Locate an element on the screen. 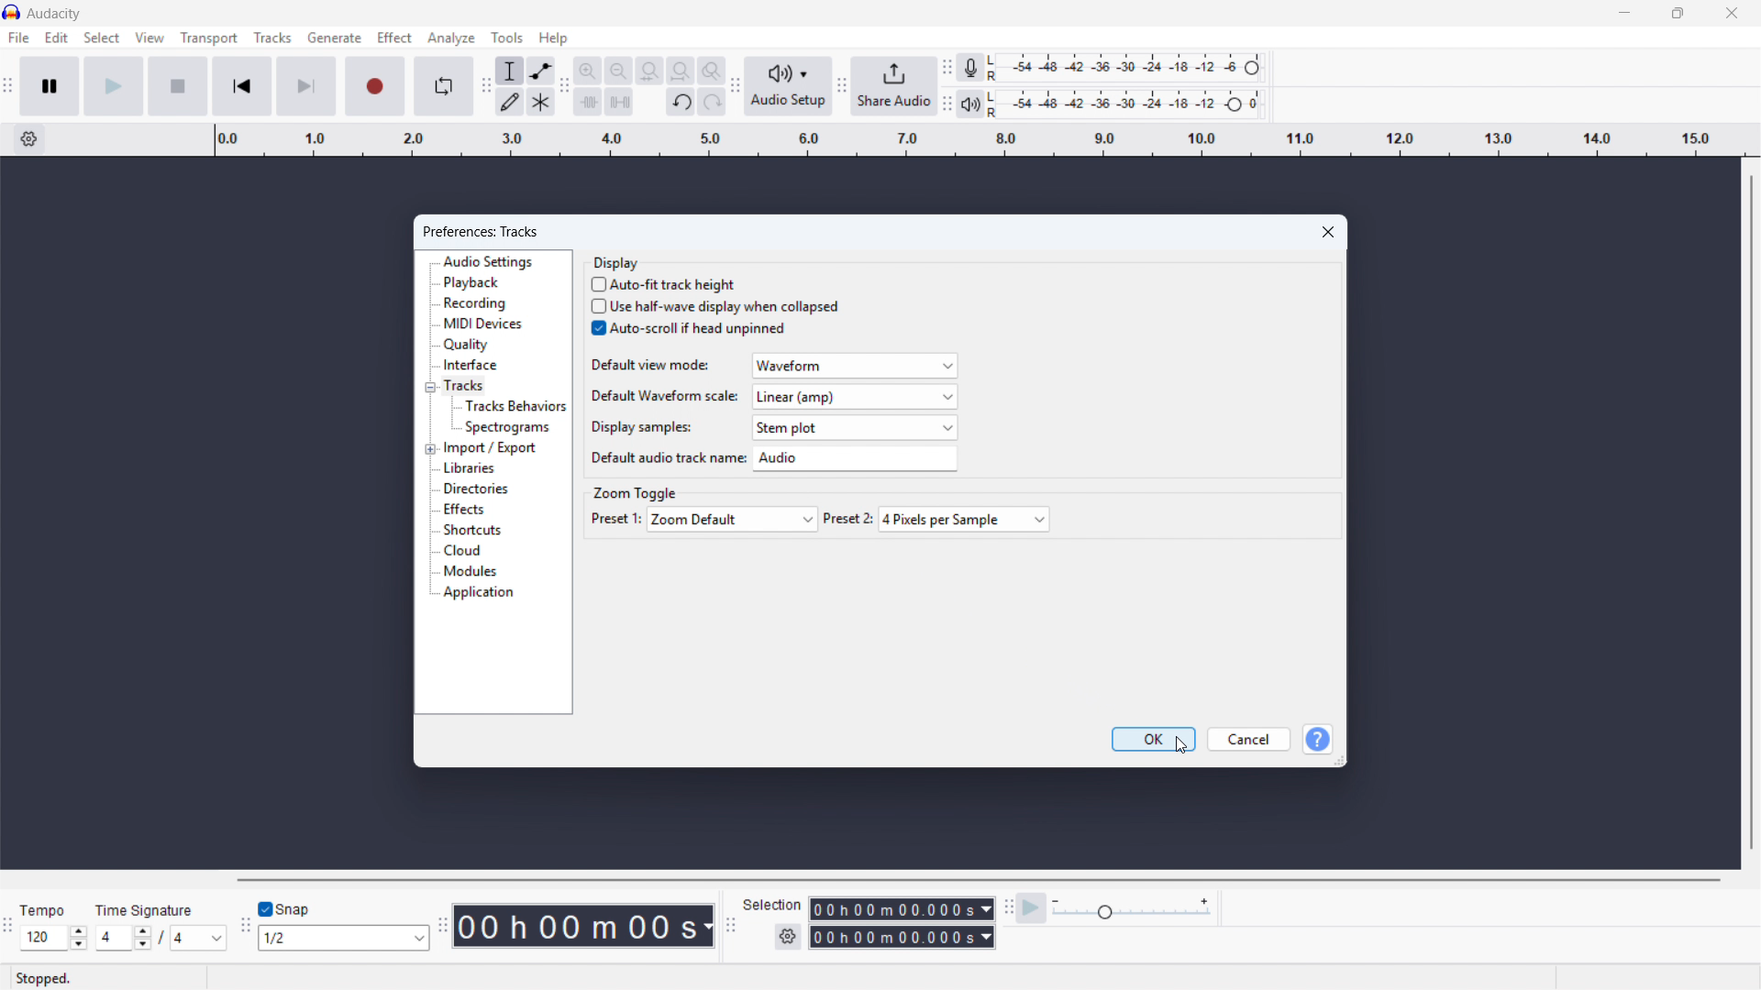 This screenshot has height=990, width=1761. generate is located at coordinates (334, 38).